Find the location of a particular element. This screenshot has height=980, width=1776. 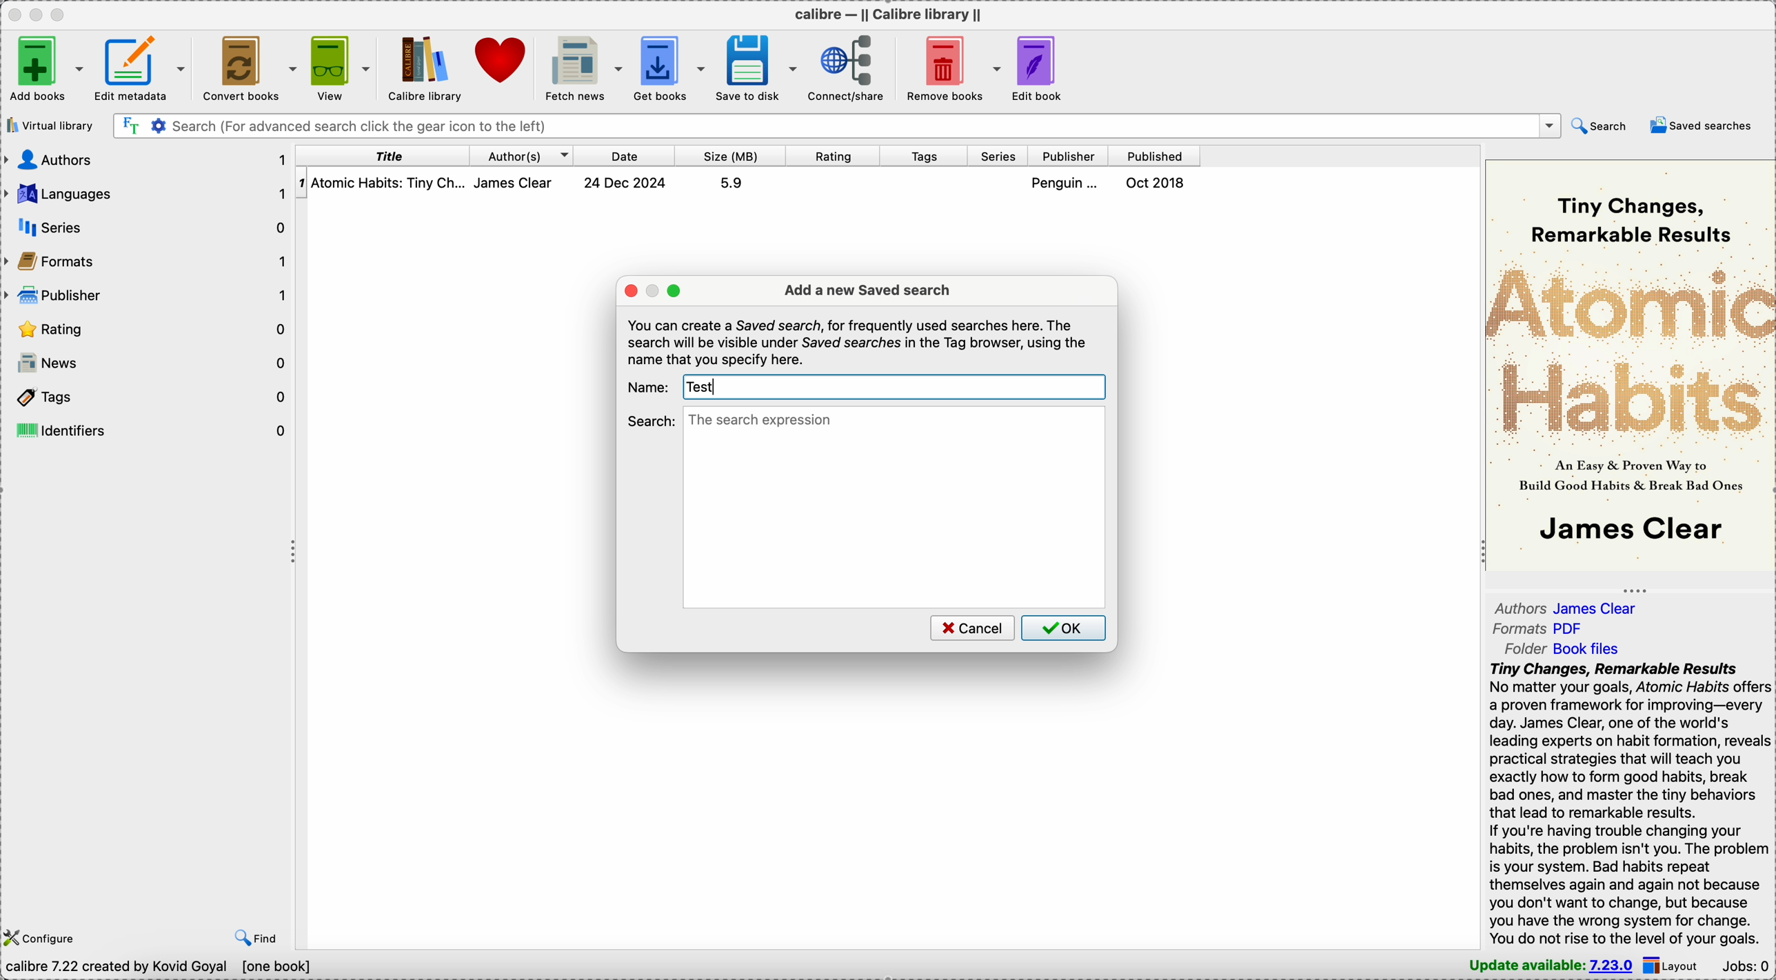

saved searches is located at coordinates (1704, 126).